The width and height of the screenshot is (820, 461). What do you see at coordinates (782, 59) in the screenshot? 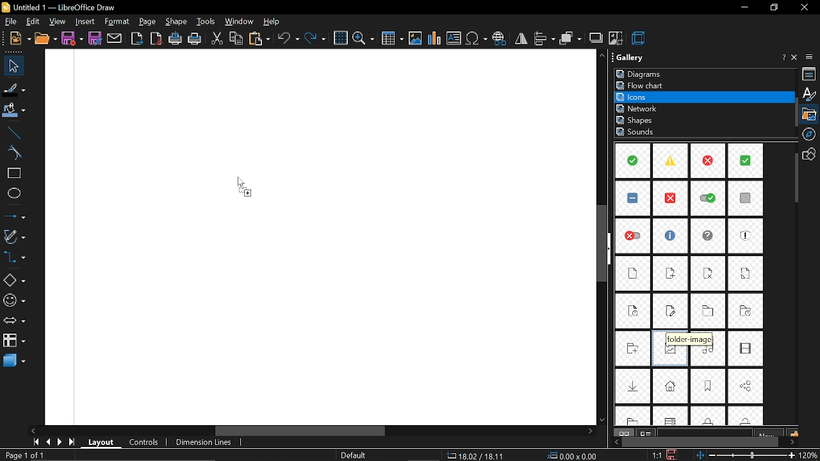
I see `help` at bounding box center [782, 59].